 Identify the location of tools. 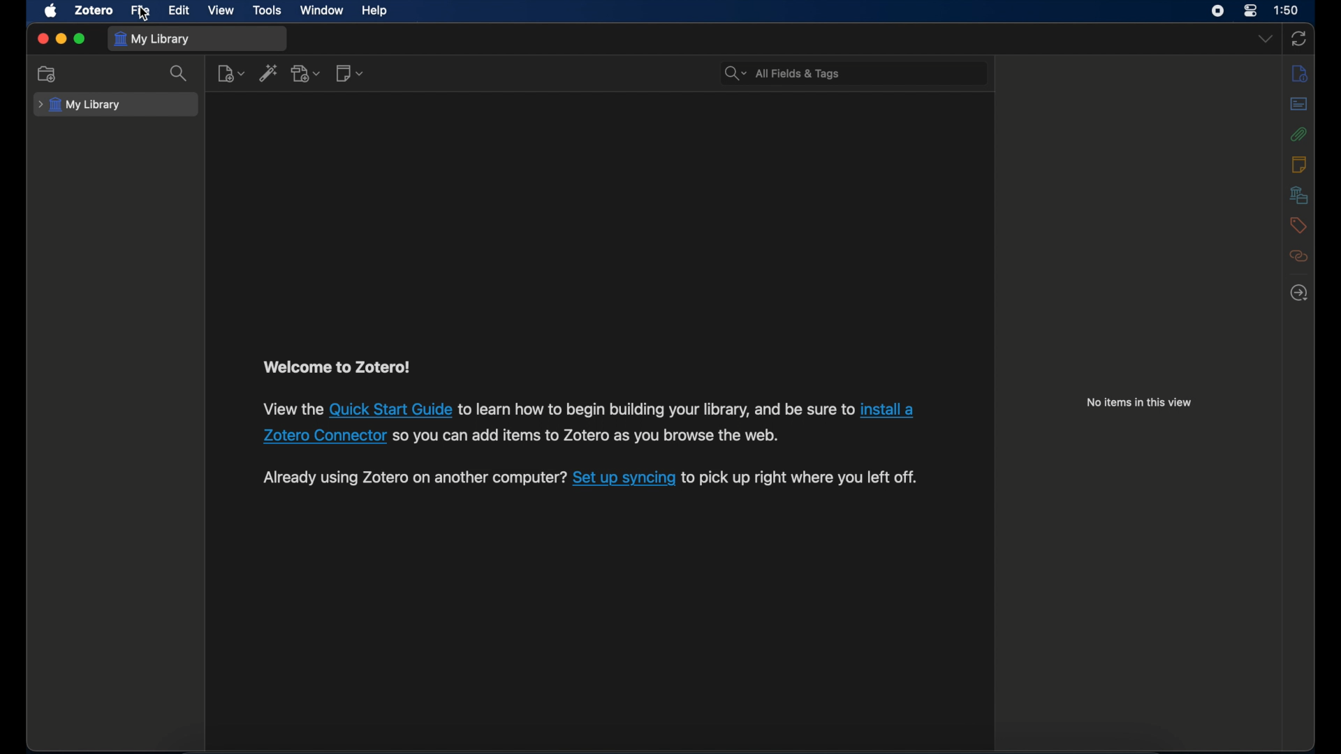
(268, 10).